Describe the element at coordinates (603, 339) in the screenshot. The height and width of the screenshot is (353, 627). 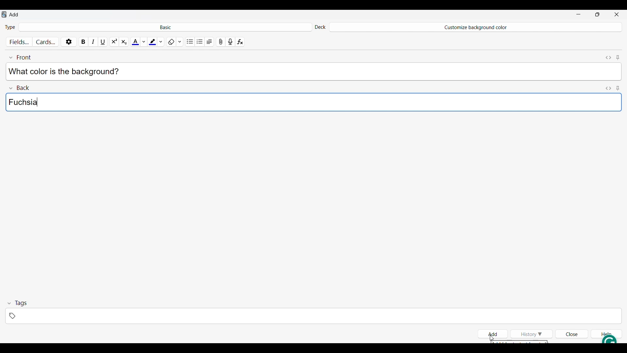
I see `Grammarly extension` at that location.